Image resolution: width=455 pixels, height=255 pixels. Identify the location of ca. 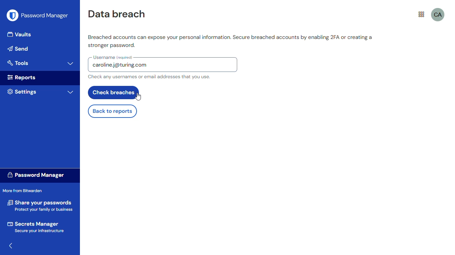
(438, 14).